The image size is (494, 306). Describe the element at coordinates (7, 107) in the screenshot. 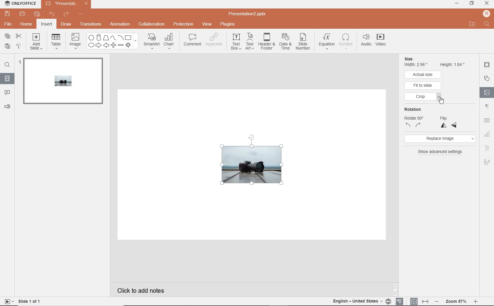

I see `feedback & support` at that location.